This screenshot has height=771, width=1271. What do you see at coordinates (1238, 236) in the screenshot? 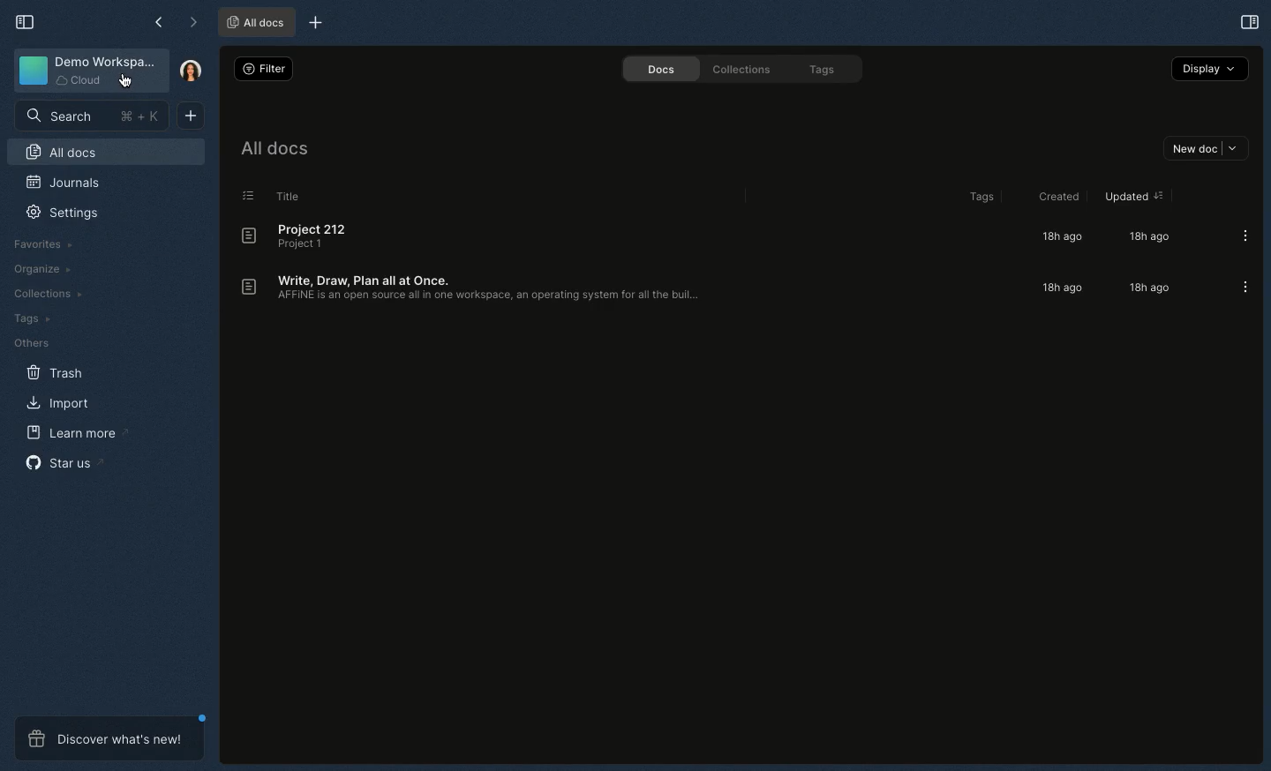
I see `Options` at bounding box center [1238, 236].